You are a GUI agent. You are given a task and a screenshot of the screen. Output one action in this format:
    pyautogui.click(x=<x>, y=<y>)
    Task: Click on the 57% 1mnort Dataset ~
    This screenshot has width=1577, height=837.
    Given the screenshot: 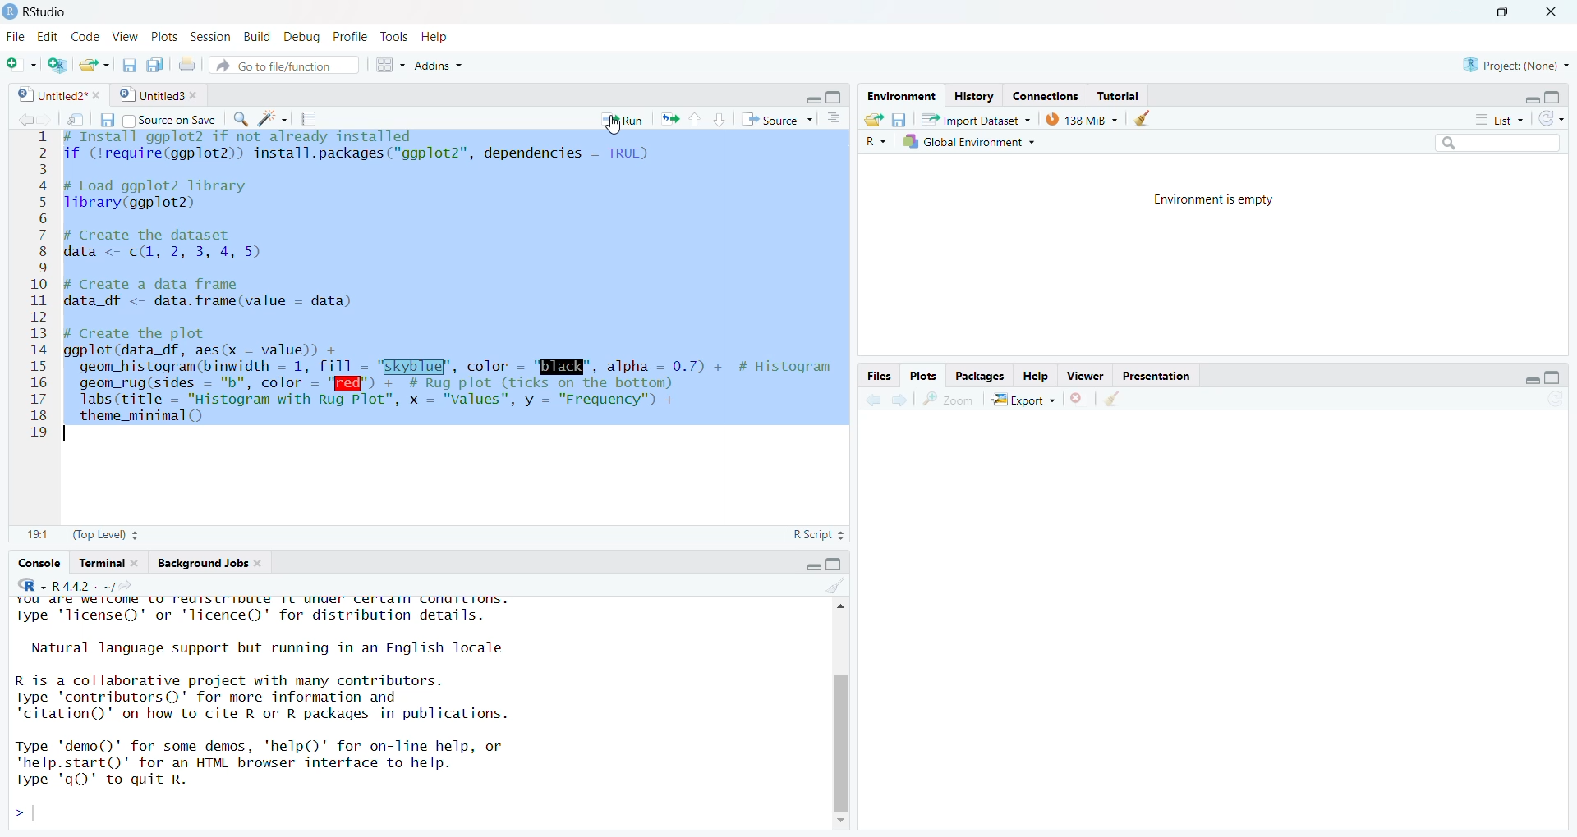 What is the action you would take?
    pyautogui.click(x=972, y=117)
    